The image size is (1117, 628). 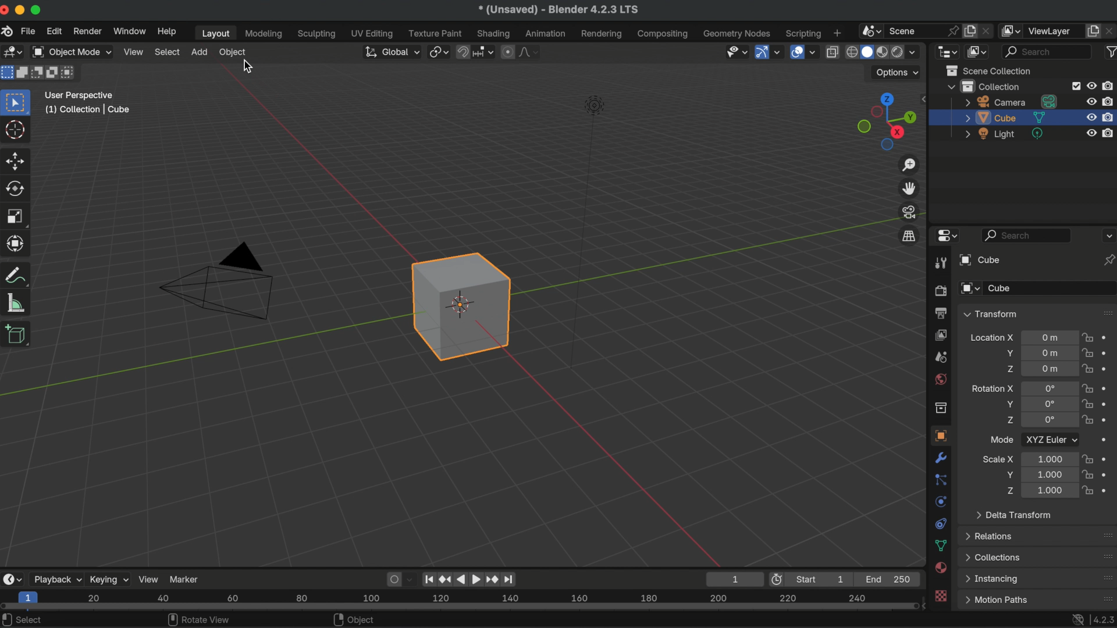 What do you see at coordinates (317, 34) in the screenshot?
I see `sculpting` at bounding box center [317, 34].